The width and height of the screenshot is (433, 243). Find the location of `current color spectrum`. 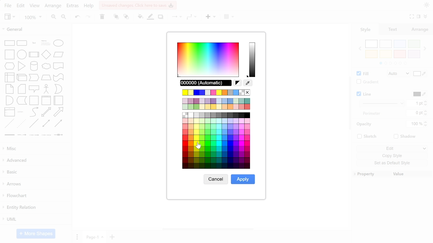

current color spectrum is located at coordinates (252, 59).